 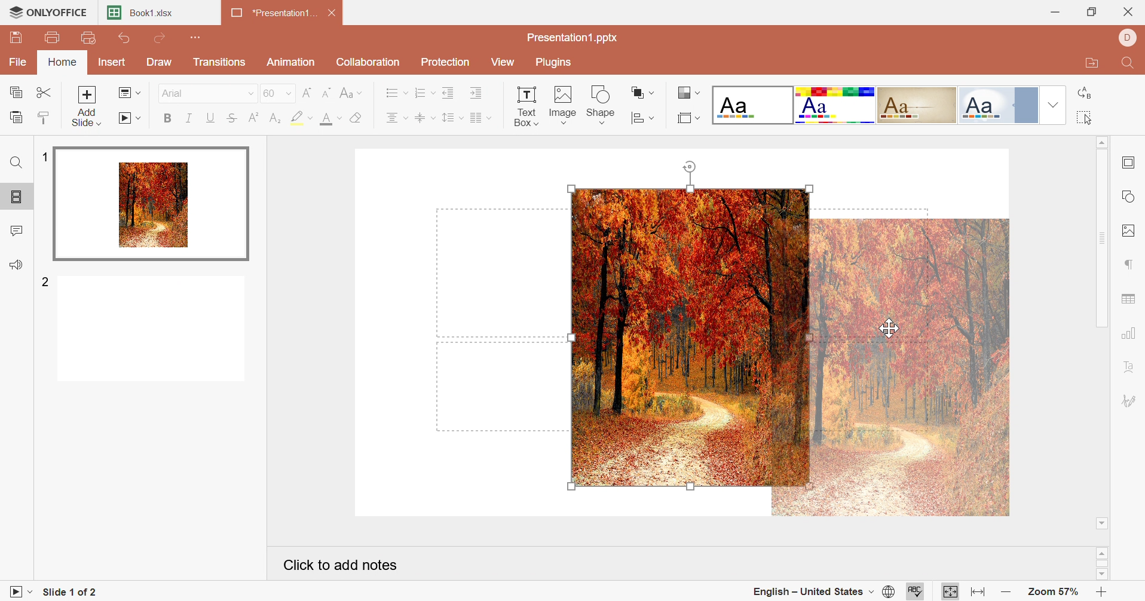 I want to click on Blank, so click(x=754, y=105).